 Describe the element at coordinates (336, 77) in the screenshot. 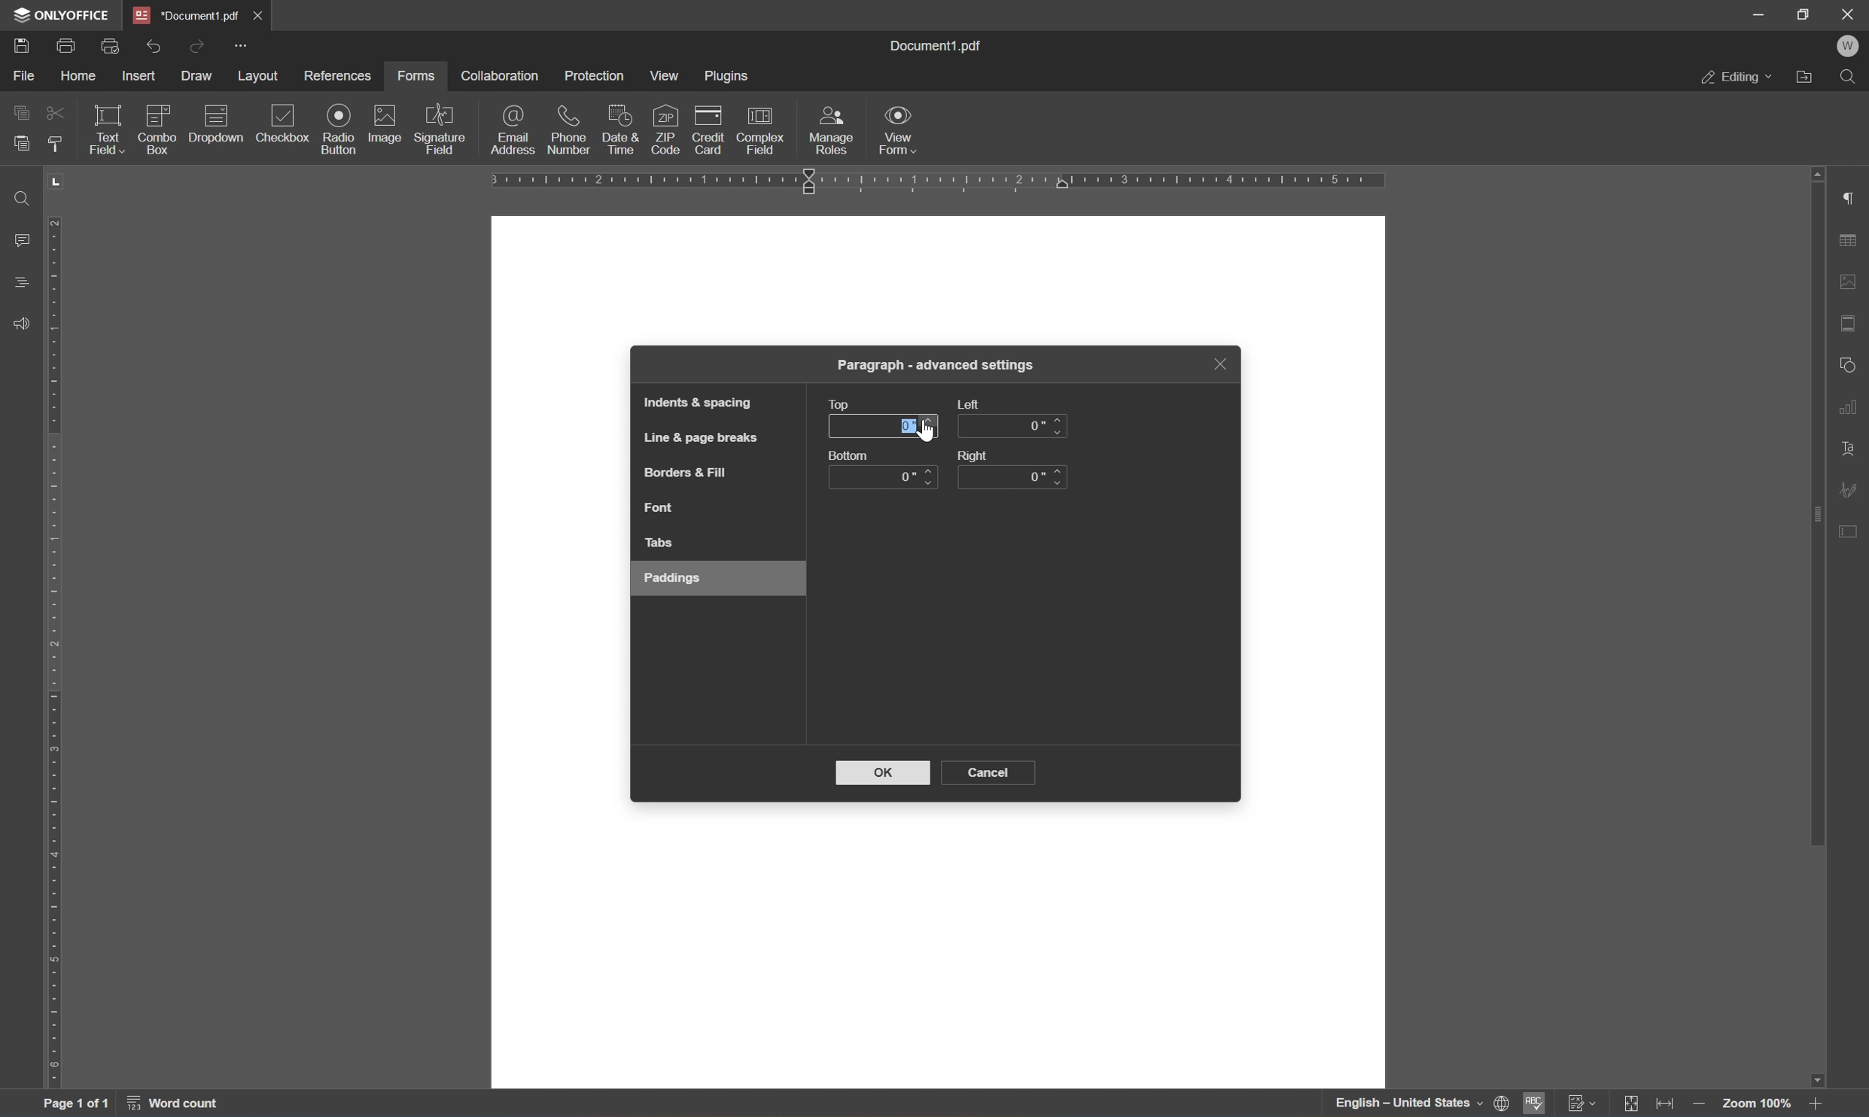

I see `references` at that location.